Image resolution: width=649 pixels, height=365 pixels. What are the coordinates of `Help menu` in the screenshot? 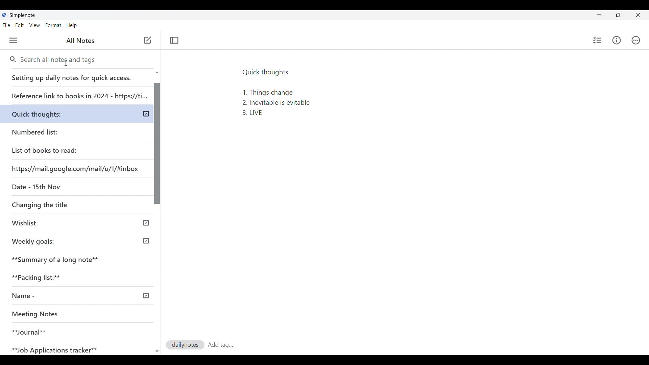 It's located at (72, 25).